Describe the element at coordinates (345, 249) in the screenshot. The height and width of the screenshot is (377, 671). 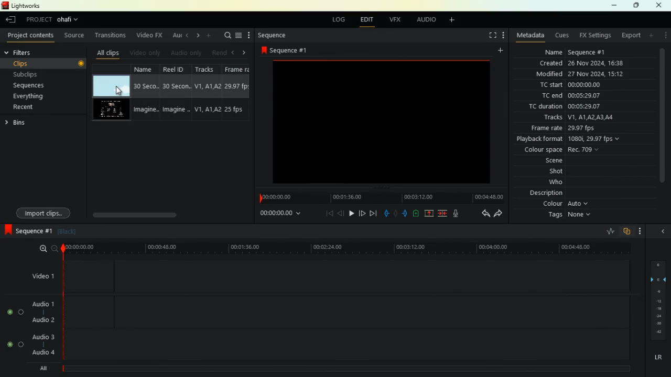
I see `timeline` at that location.